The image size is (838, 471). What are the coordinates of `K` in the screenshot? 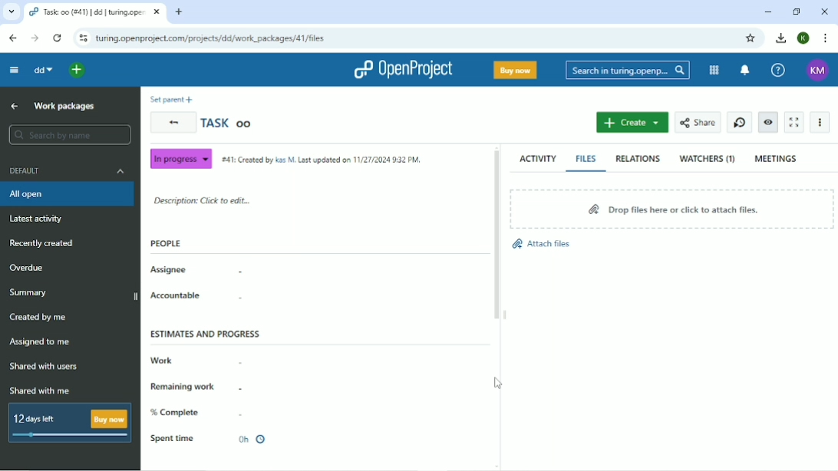 It's located at (803, 38).